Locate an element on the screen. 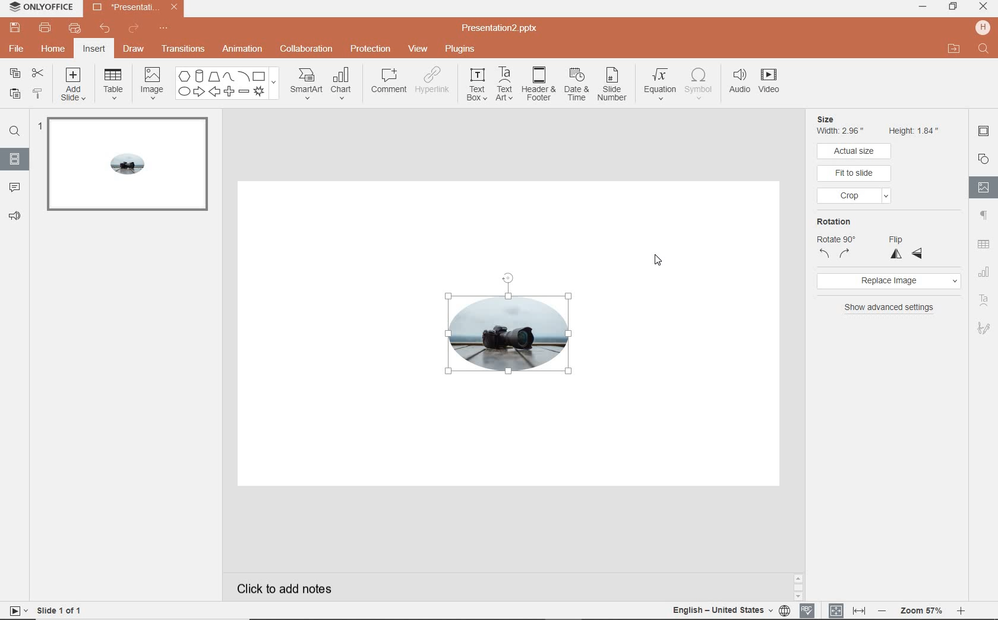  redo is located at coordinates (135, 30).